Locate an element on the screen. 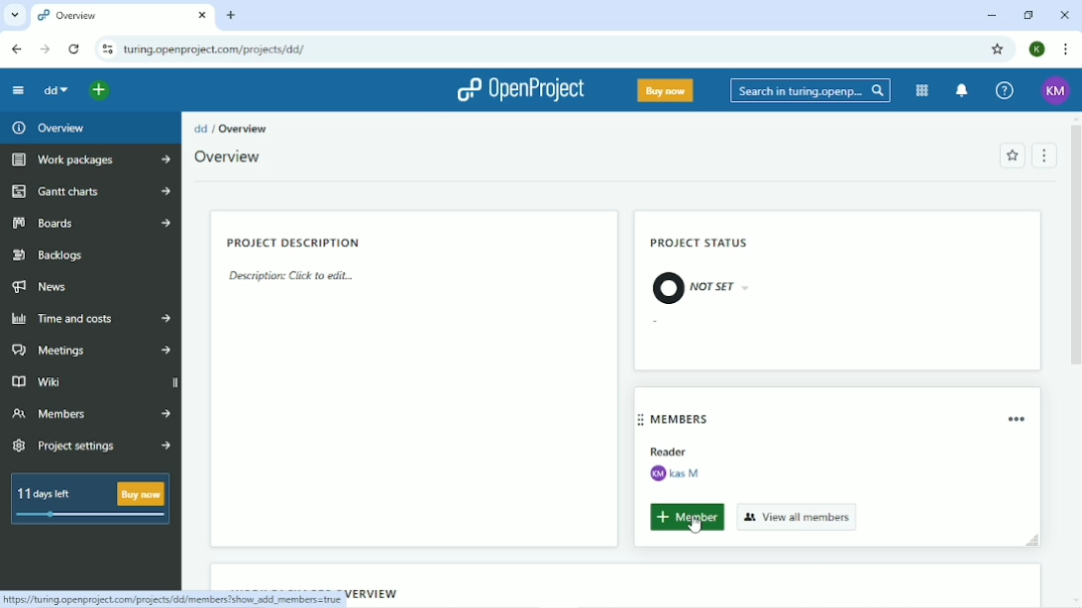 This screenshot has height=608, width=1082. New tab is located at coordinates (231, 17).